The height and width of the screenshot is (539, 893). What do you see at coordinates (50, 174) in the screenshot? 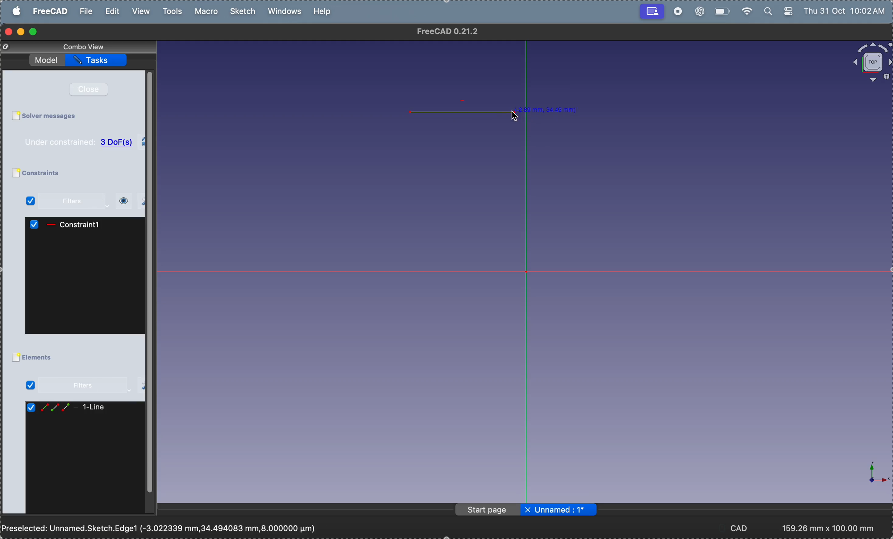
I see `constraints` at bounding box center [50, 174].